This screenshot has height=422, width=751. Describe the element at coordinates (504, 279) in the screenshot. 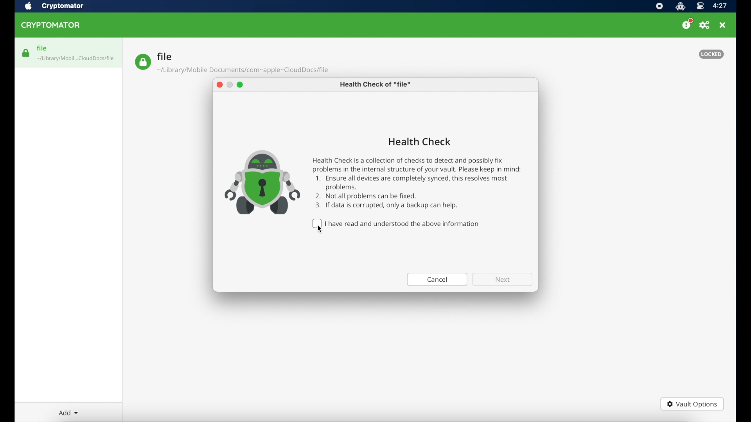

I see `next` at that location.